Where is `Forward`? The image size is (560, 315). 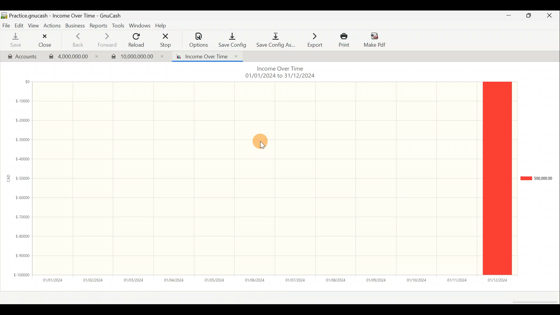
Forward is located at coordinates (108, 40).